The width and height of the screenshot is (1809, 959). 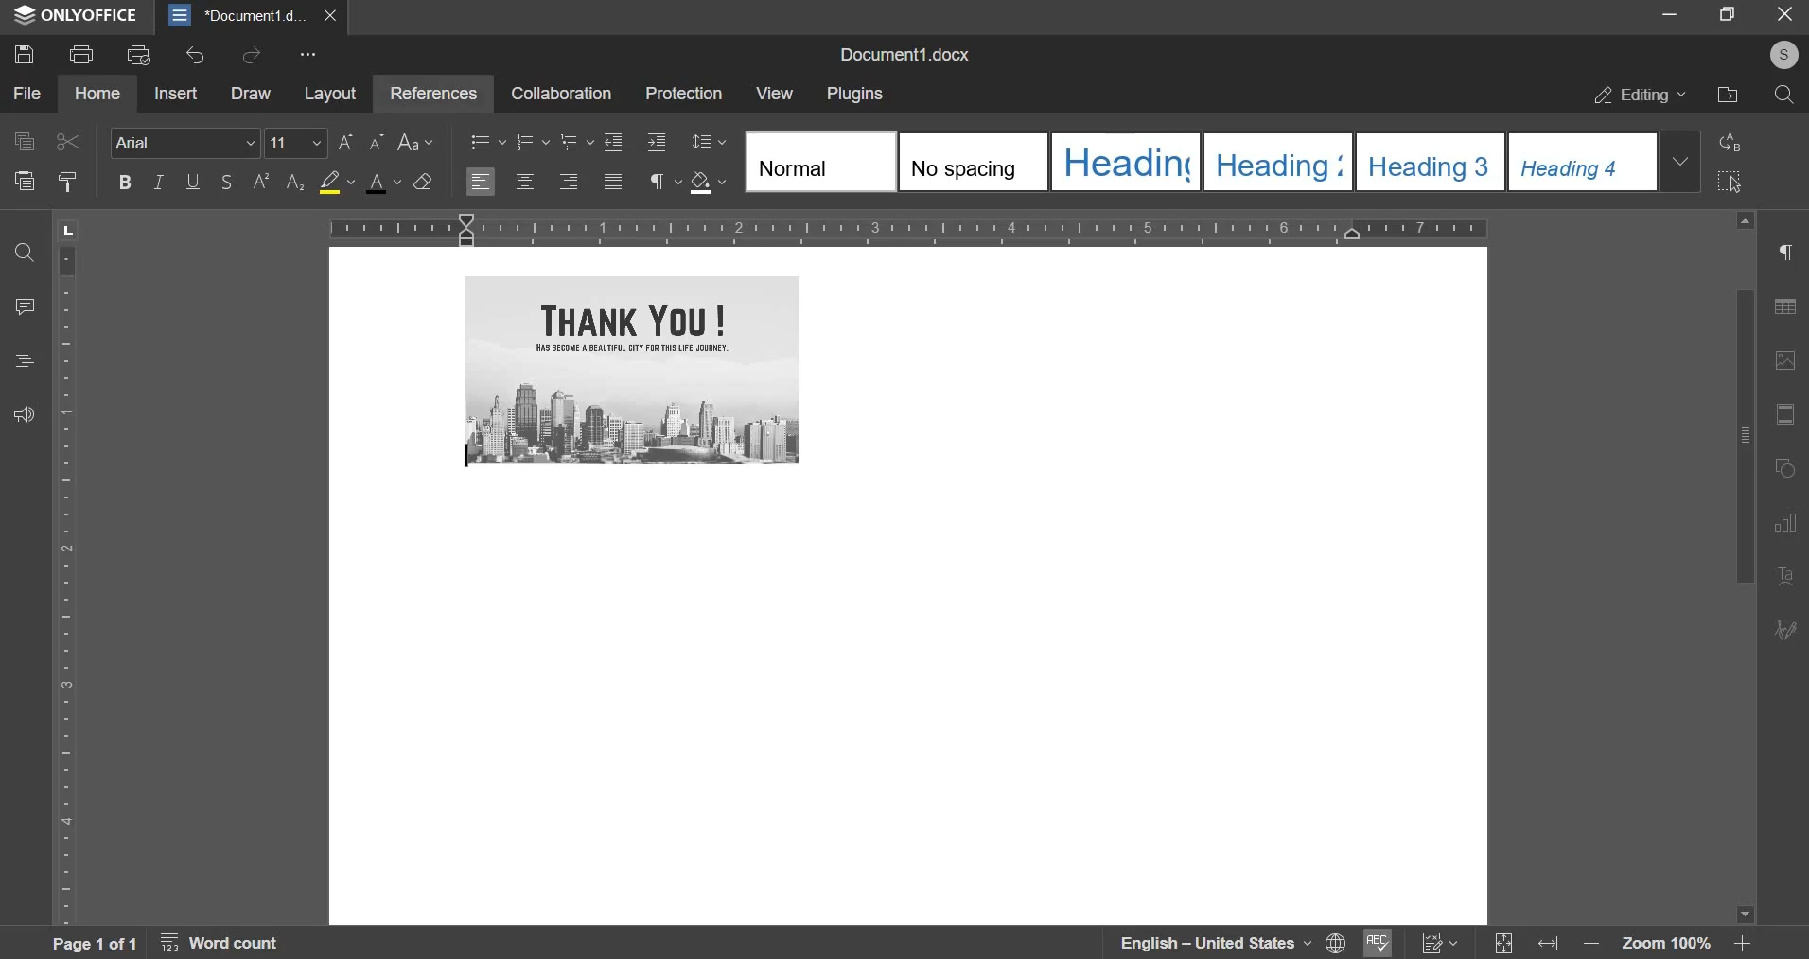 What do you see at coordinates (1729, 182) in the screenshot?
I see `select` at bounding box center [1729, 182].